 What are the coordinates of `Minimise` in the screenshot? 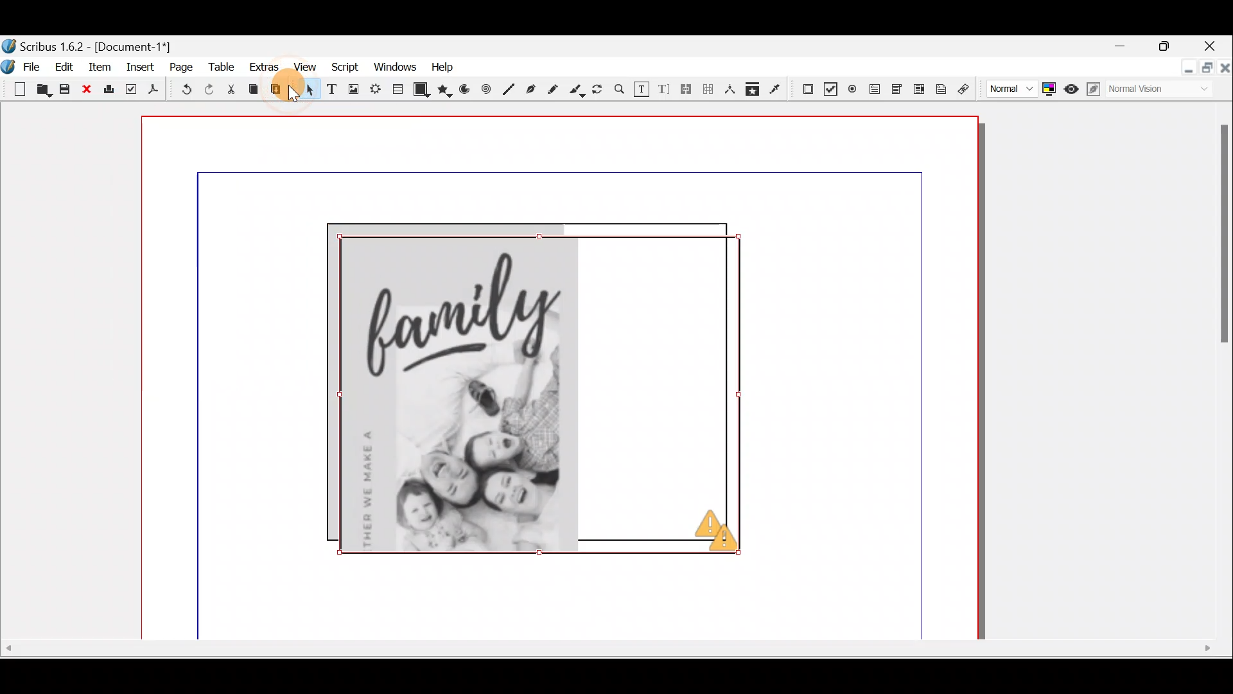 It's located at (1122, 47).